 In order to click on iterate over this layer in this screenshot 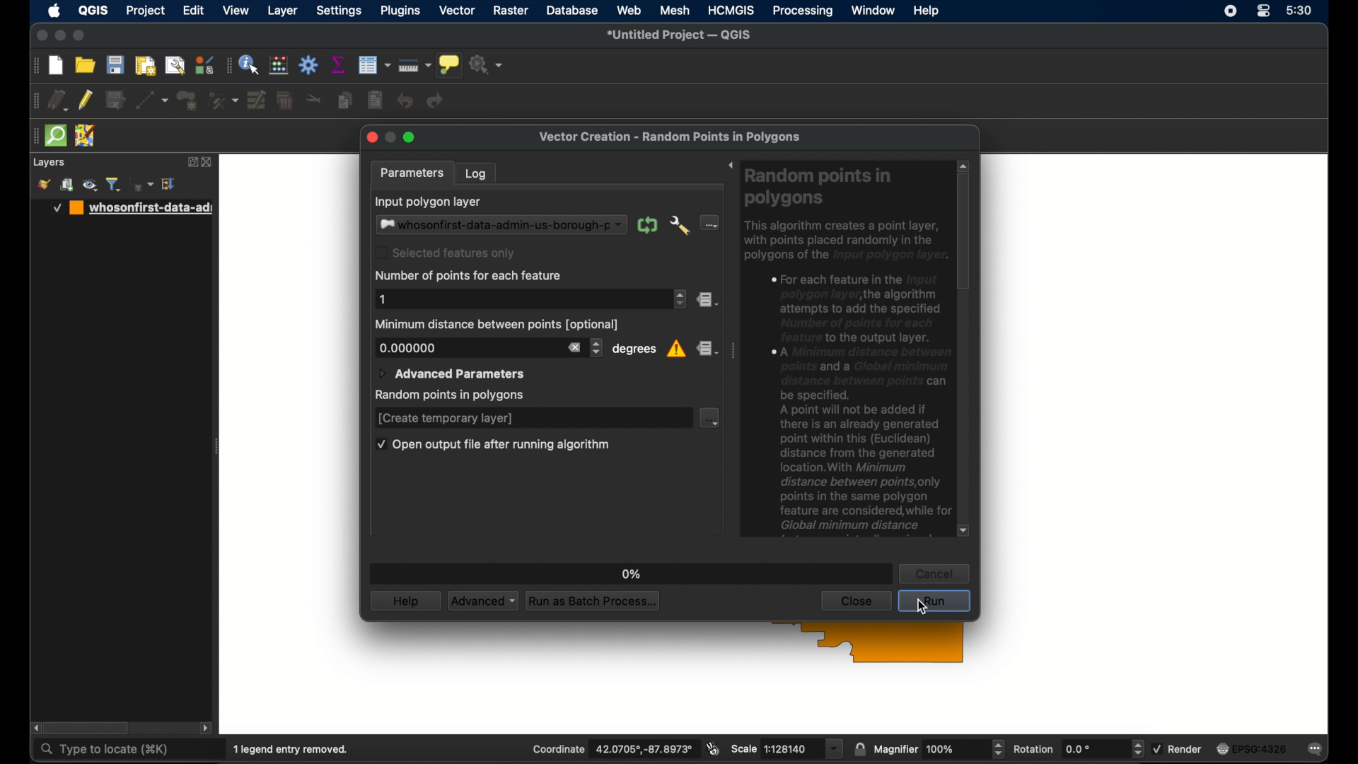, I will do `click(646, 224)`.